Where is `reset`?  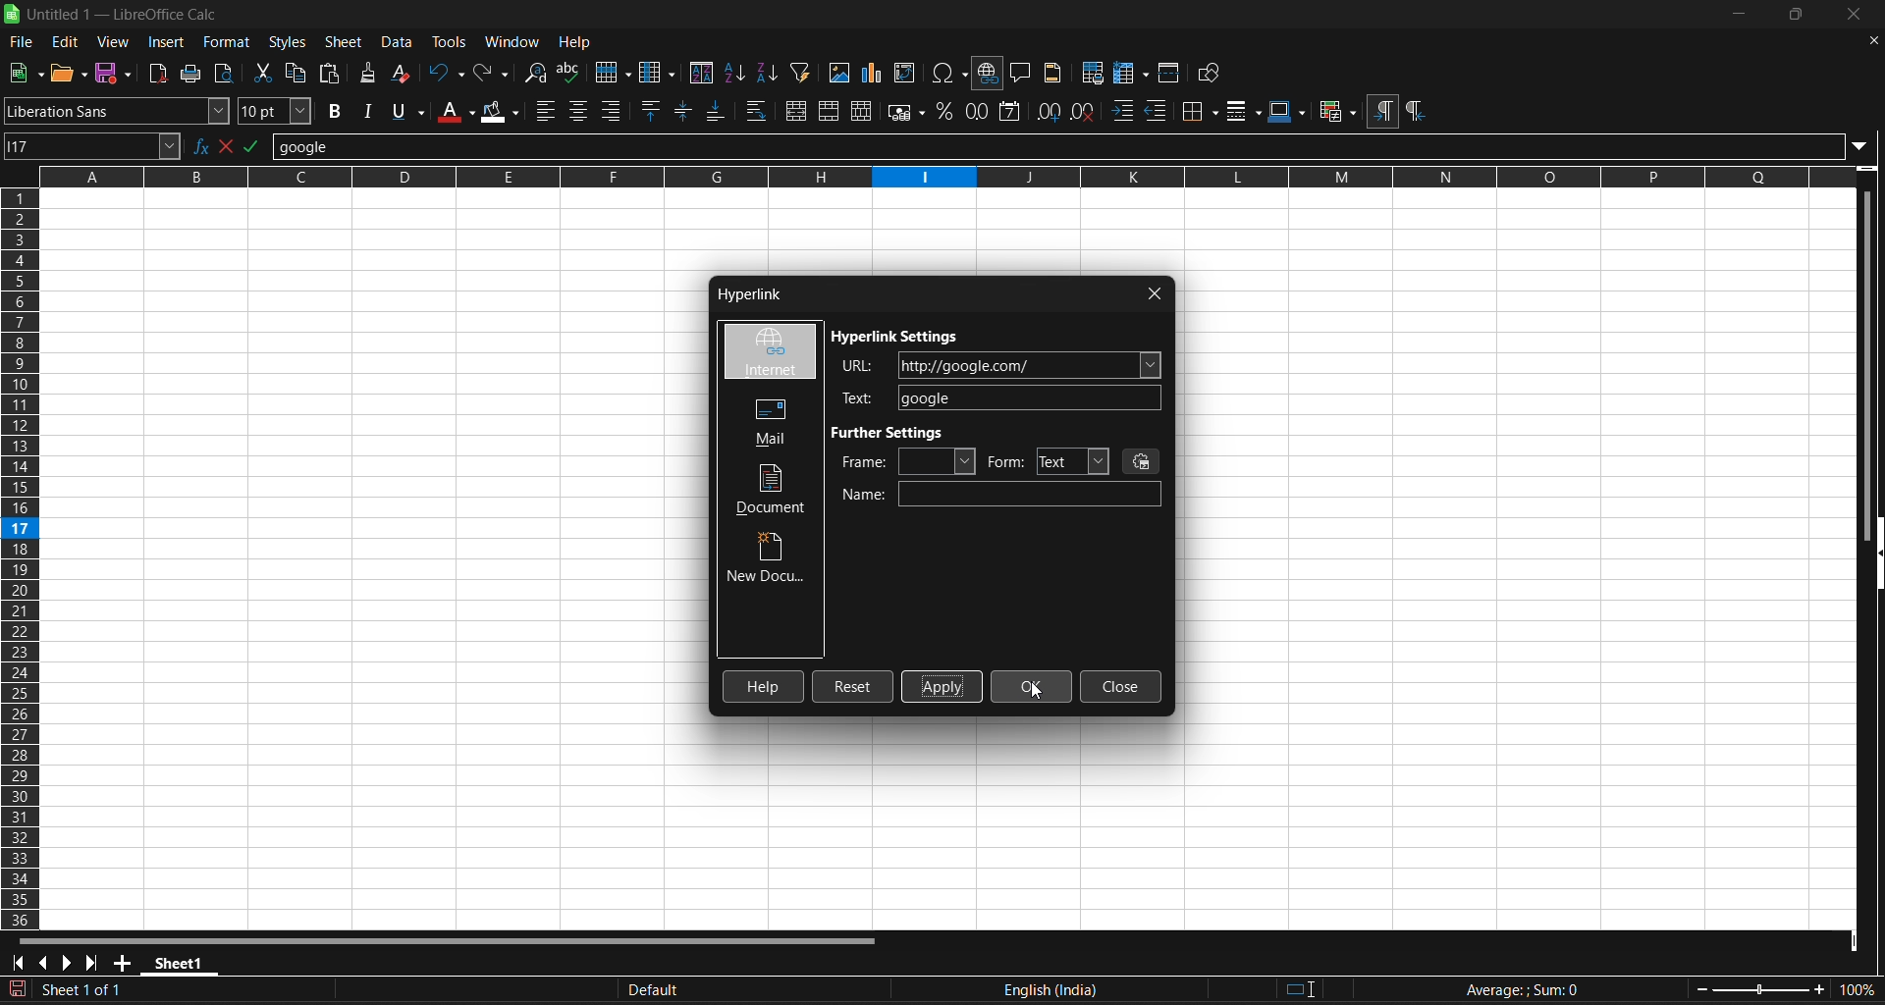
reset is located at coordinates (853, 687).